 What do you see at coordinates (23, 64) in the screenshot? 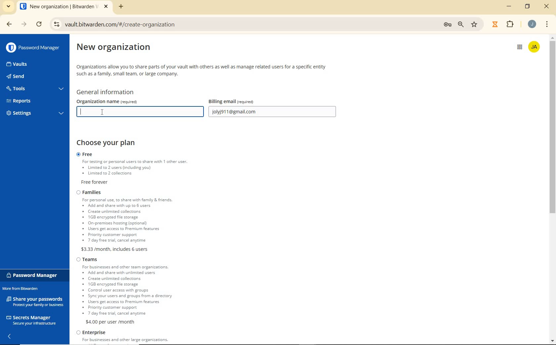
I see `vaults` at bounding box center [23, 64].